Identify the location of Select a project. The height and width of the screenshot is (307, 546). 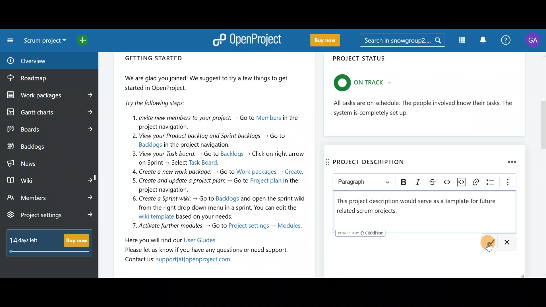
(46, 43).